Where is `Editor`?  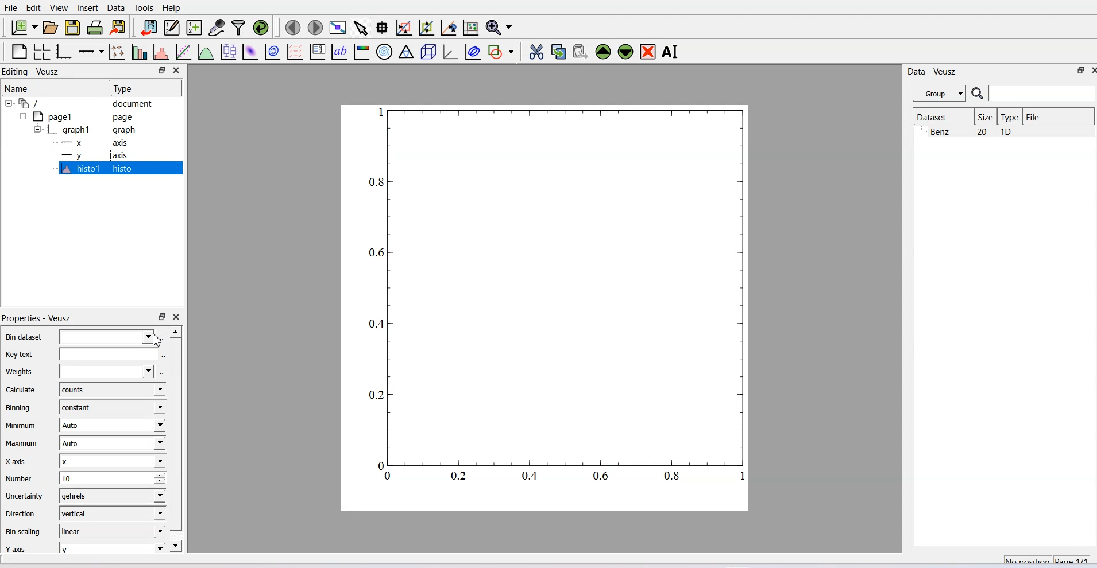 Editor is located at coordinates (172, 27).